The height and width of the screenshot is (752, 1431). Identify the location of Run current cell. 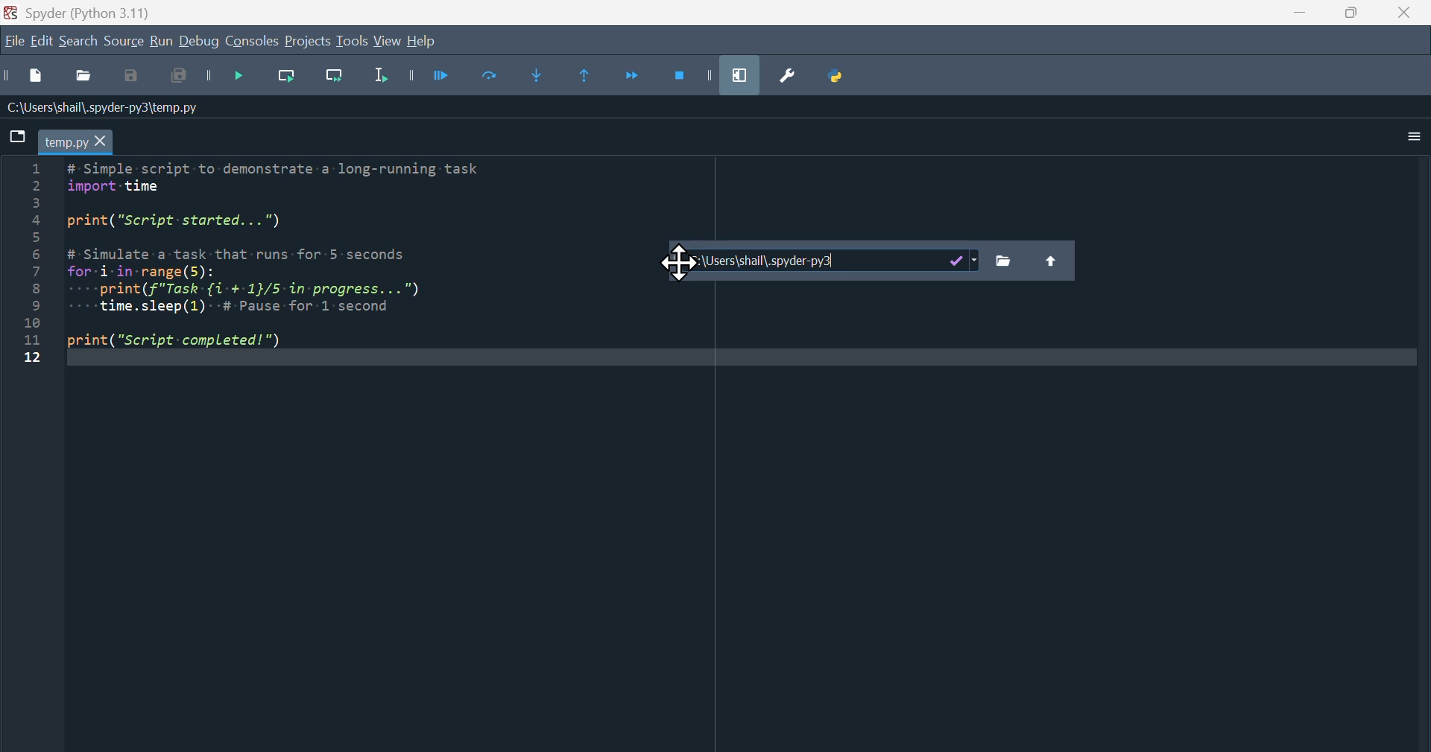
(499, 78).